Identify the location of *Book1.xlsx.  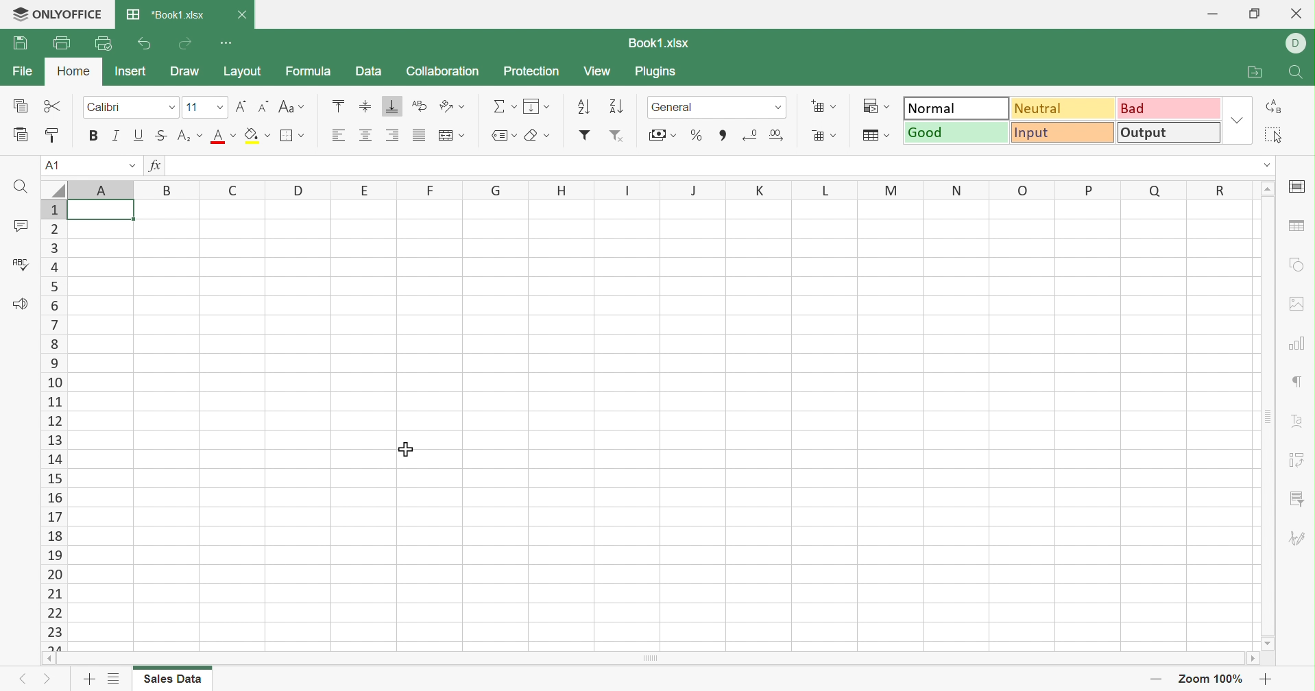
(169, 12).